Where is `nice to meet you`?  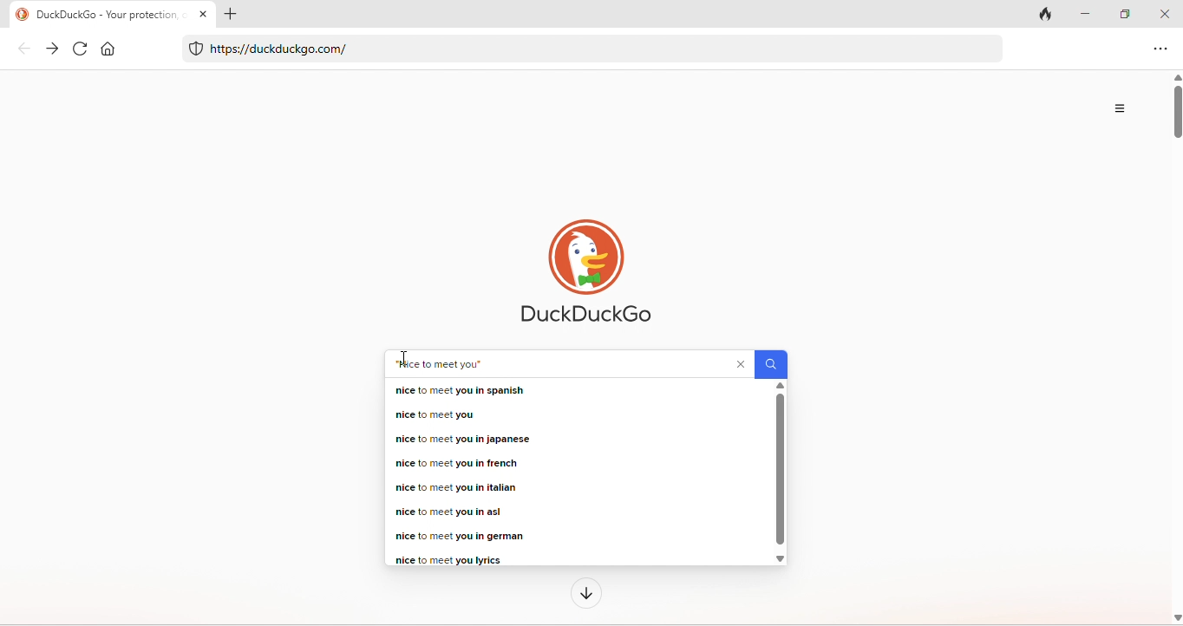 nice to meet you is located at coordinates (433, 414).